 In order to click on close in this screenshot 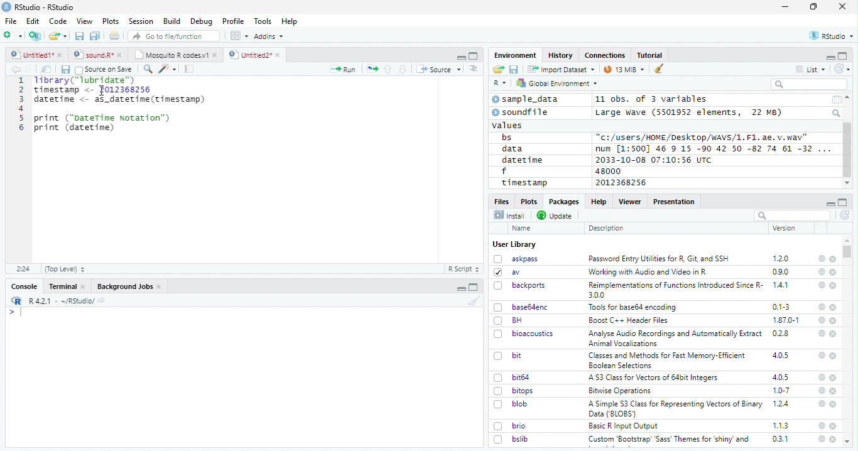, I will do `click(834, 405)`.